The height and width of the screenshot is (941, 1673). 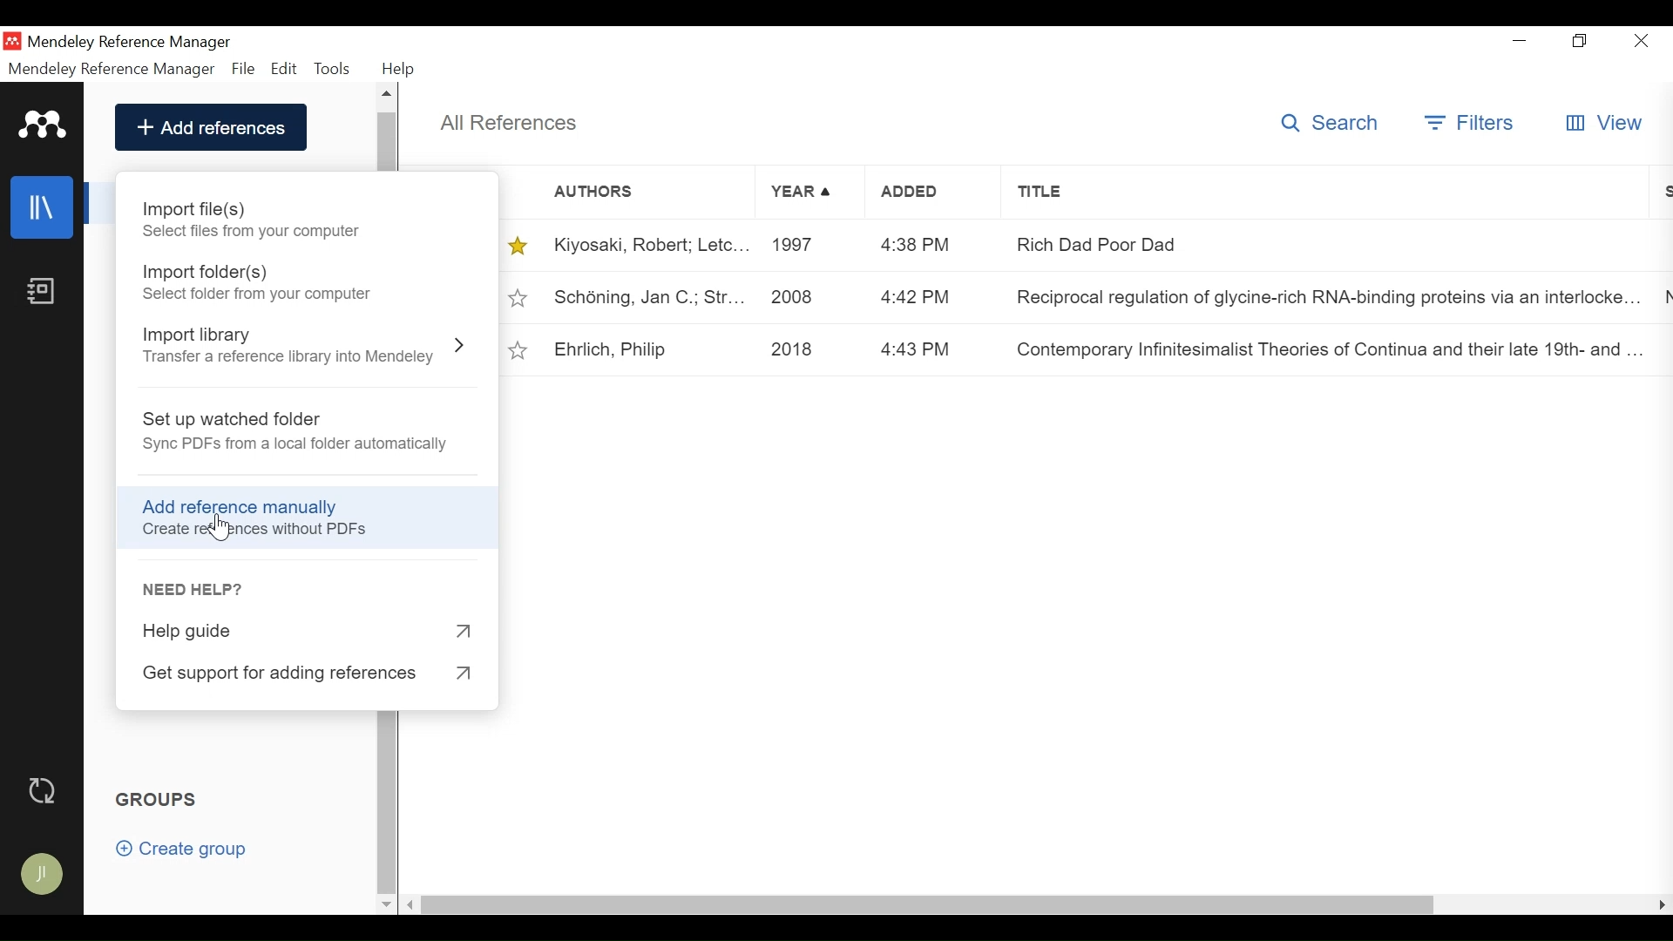 What do you see at coordinates (196, 589) in the screenshot?
I see `Need Help` at bounding box center [196, 589].